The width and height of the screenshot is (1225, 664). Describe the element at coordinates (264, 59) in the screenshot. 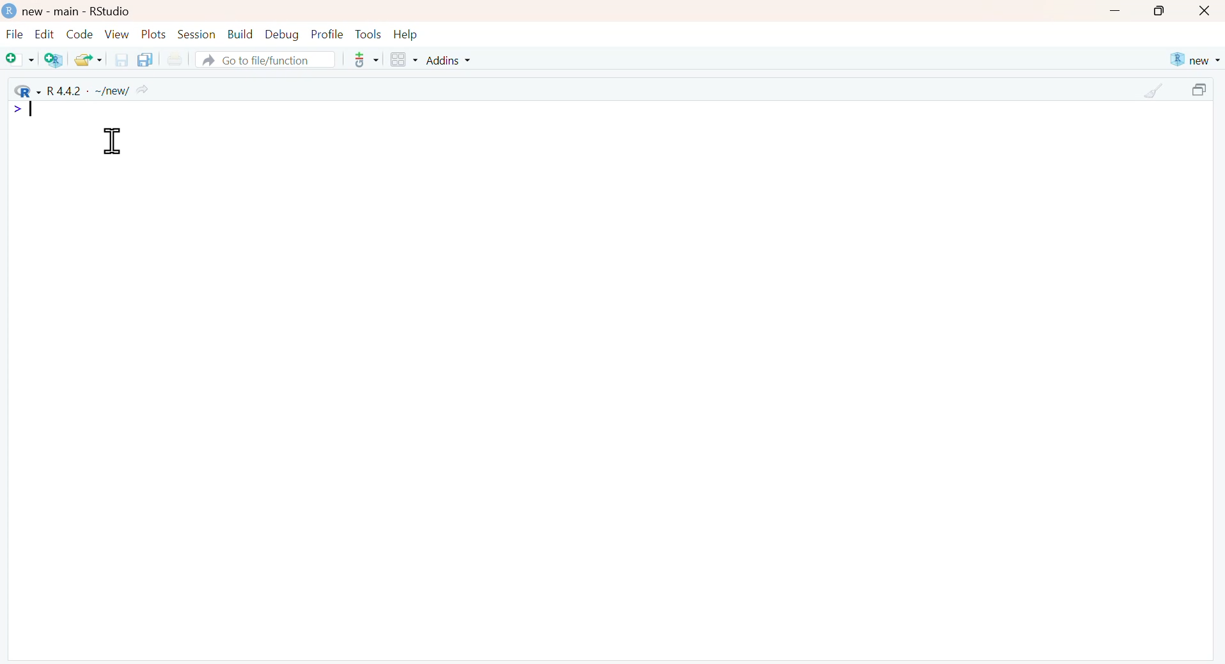

I see `Go to file/function` at that location.